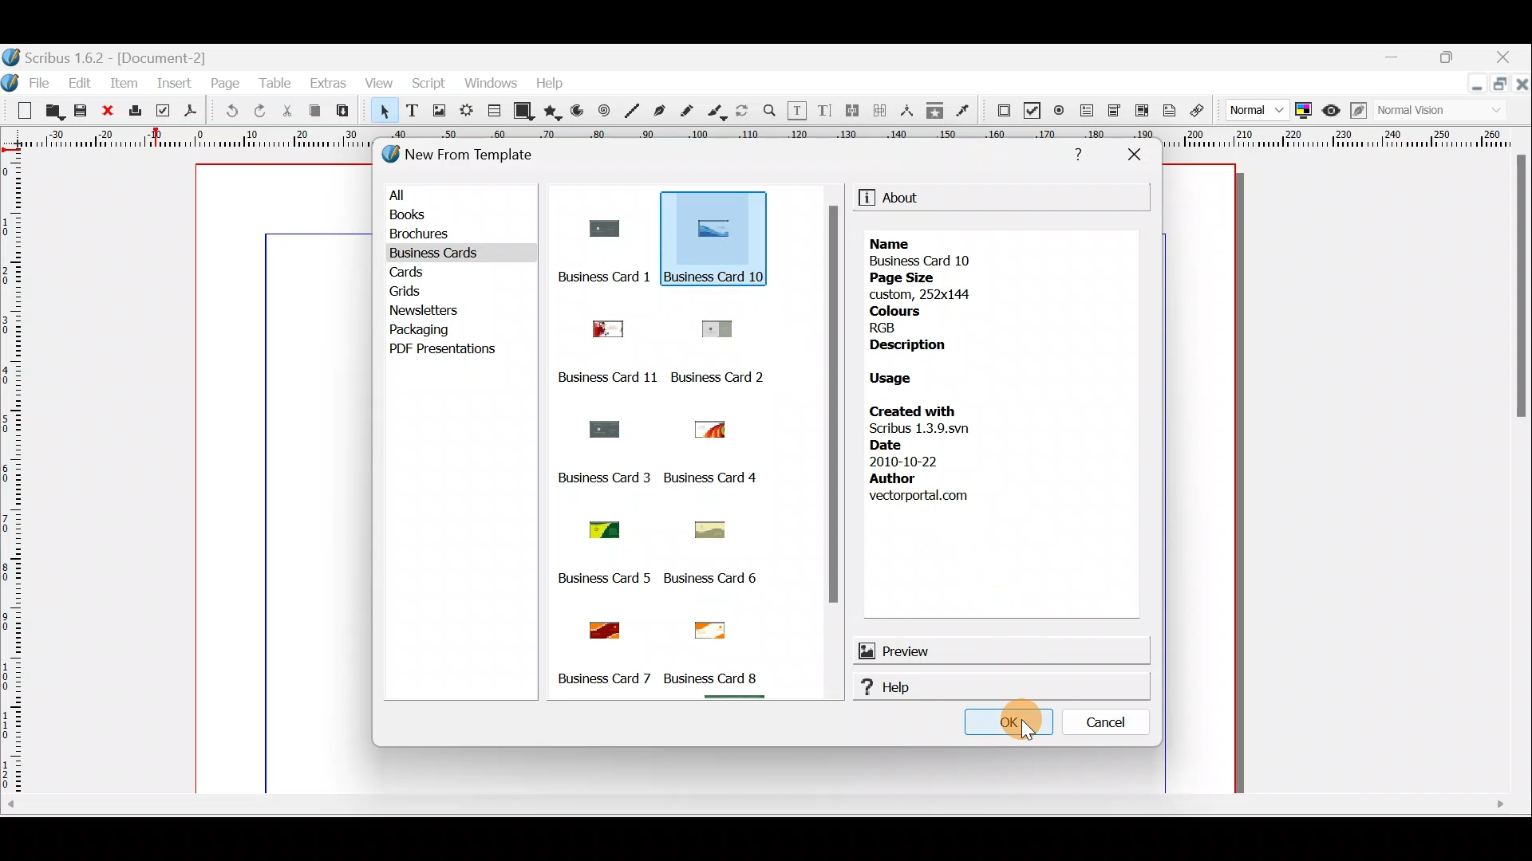 This screenshot has width=1532, height=861. I want to click on Zoom in or out, so click(772, 112).